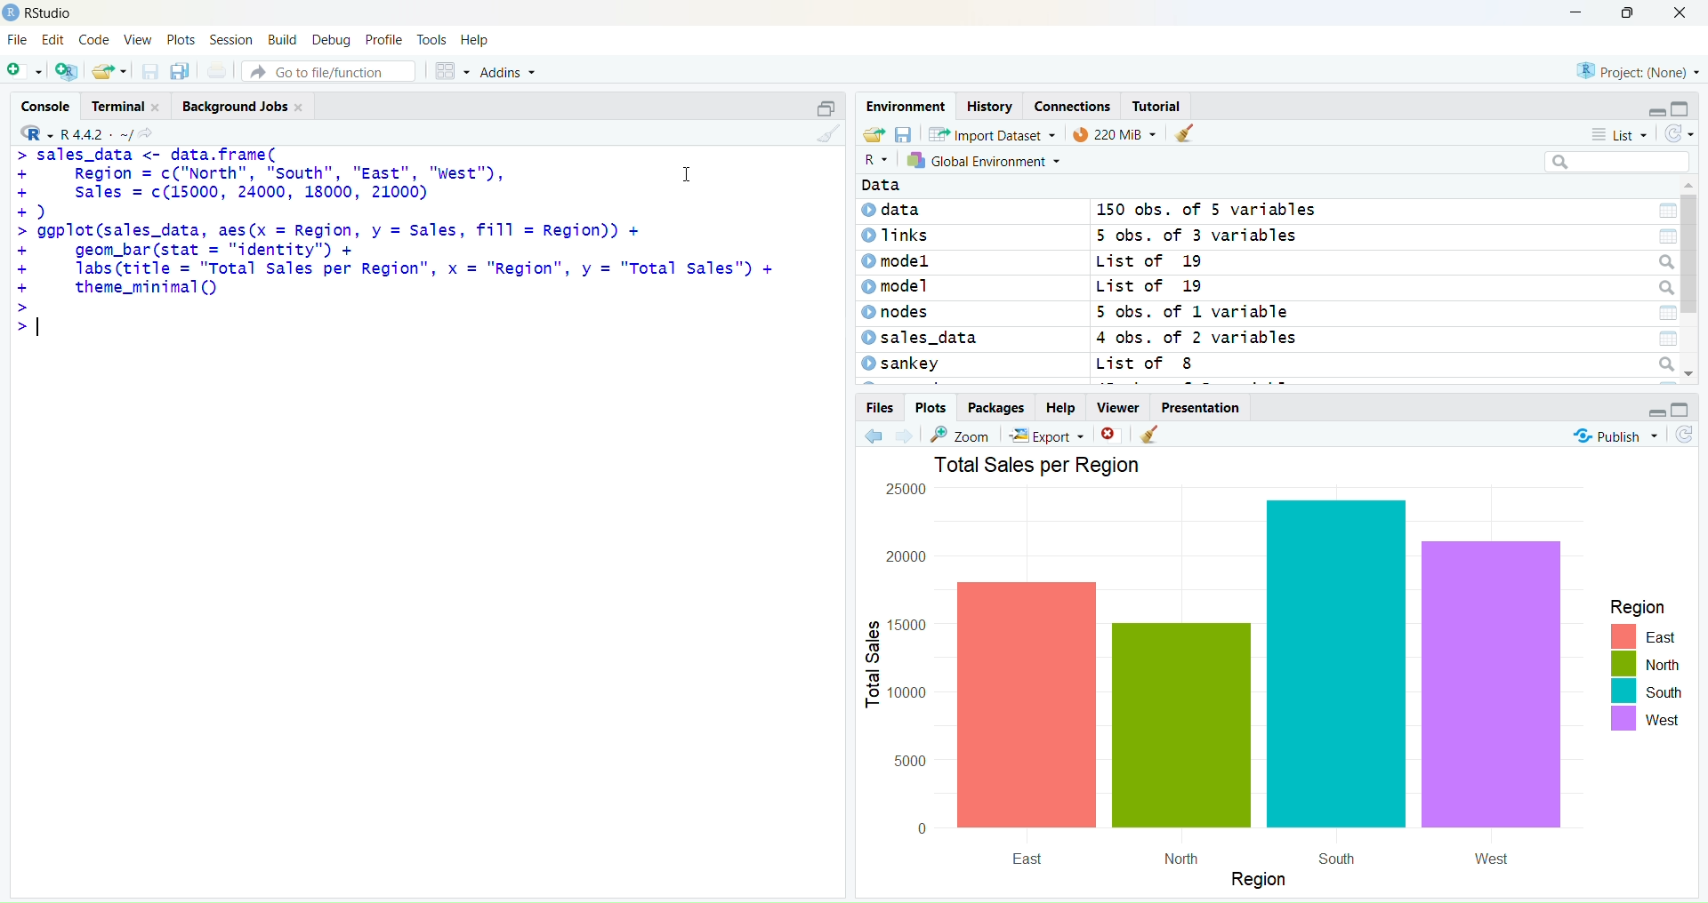 This screenshot has height=903, width=1708. Describe the element at coordinates (68, 74) in the screenshot. I see `add multiple scripts` at that location.